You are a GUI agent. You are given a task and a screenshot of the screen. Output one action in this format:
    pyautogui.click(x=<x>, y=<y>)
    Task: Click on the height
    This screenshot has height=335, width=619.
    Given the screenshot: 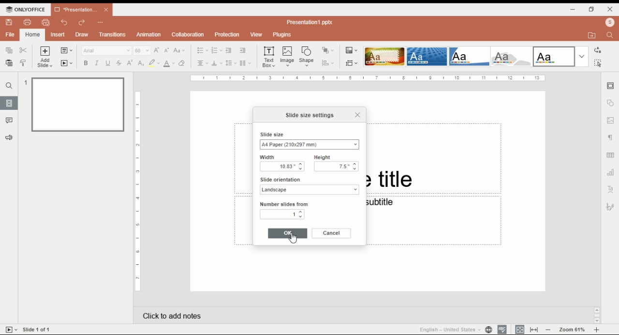 What is the action you would take?
    pyautogui.click(x=336, y=157)
    